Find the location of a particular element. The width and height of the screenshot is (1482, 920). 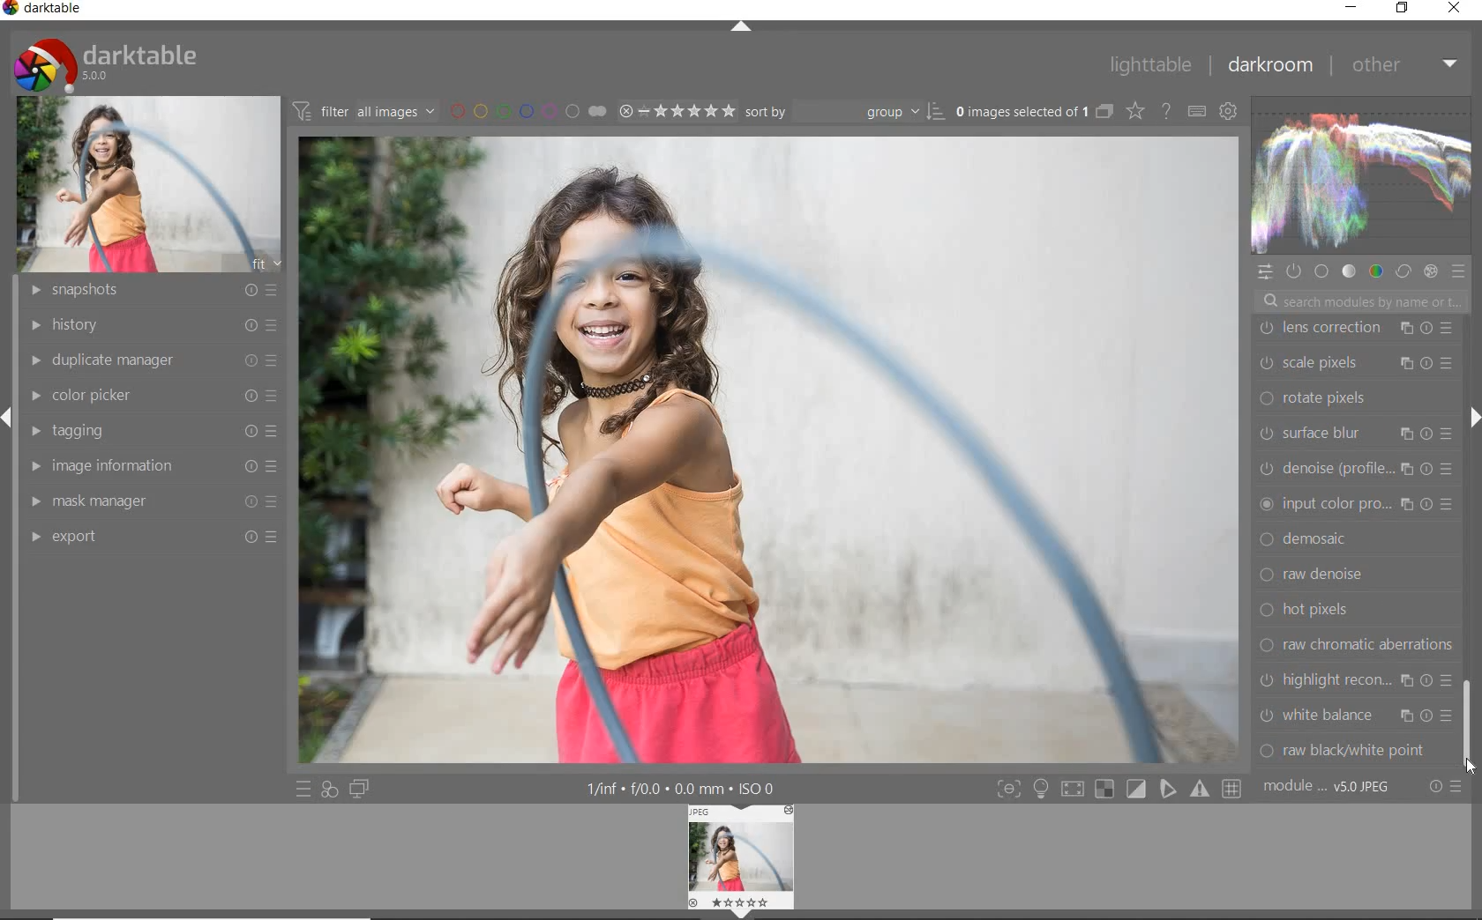

monochrome is located at coordinates (1359, 650).